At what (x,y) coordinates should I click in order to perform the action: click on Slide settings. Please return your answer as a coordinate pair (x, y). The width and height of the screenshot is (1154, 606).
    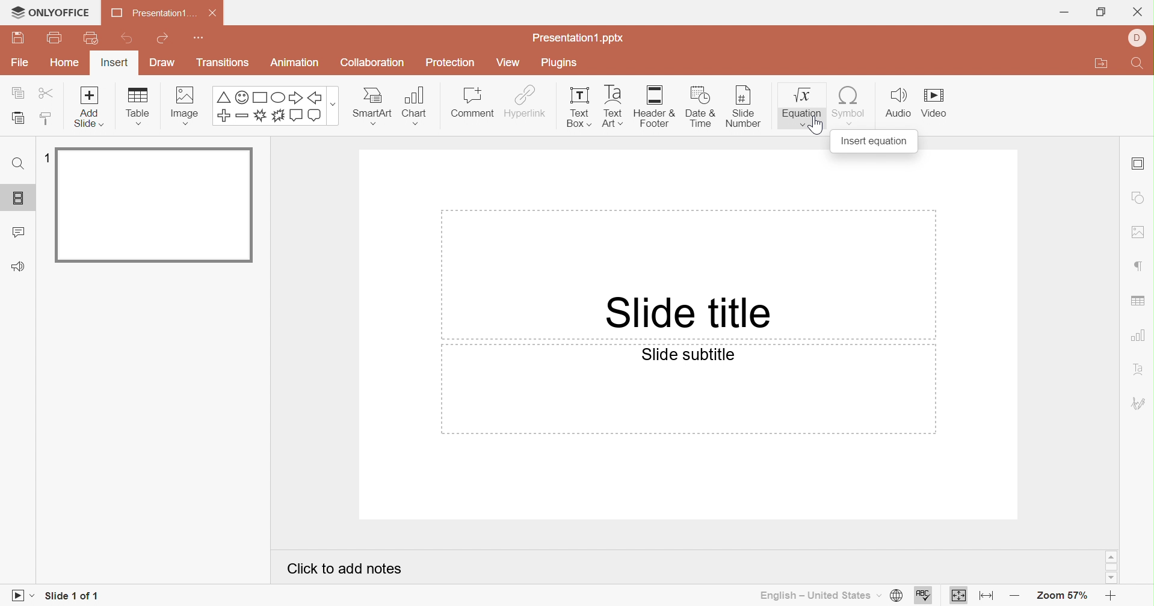
    Looking at the image, I should click on (1139, 162).